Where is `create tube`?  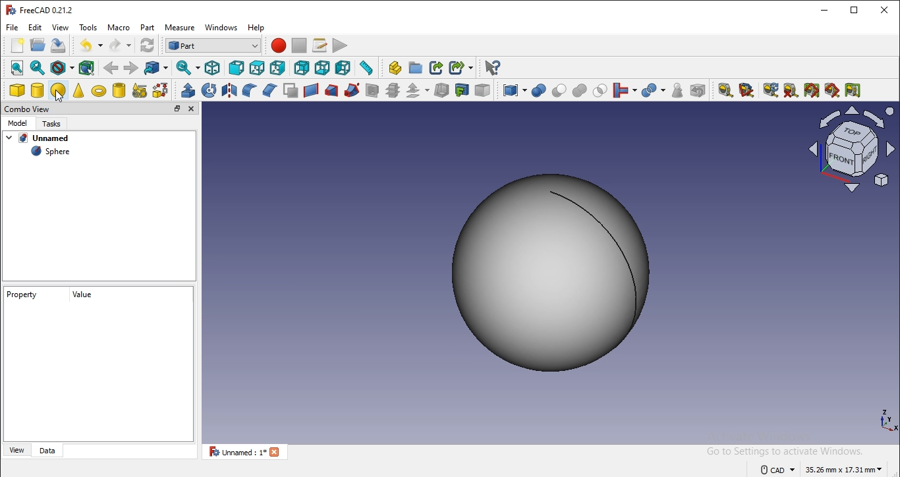 create tube is located at coordinates (119, 90).